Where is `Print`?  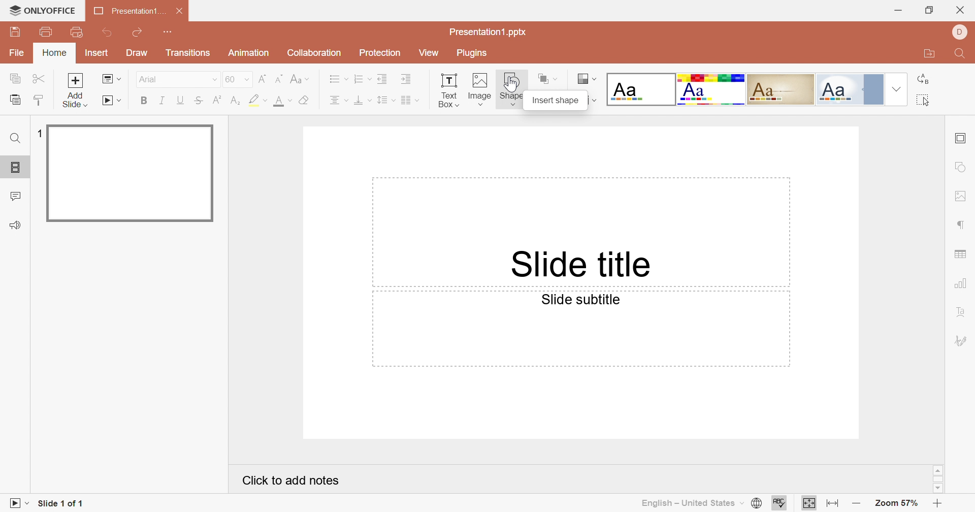
Print is located at coordinates (46, 32).